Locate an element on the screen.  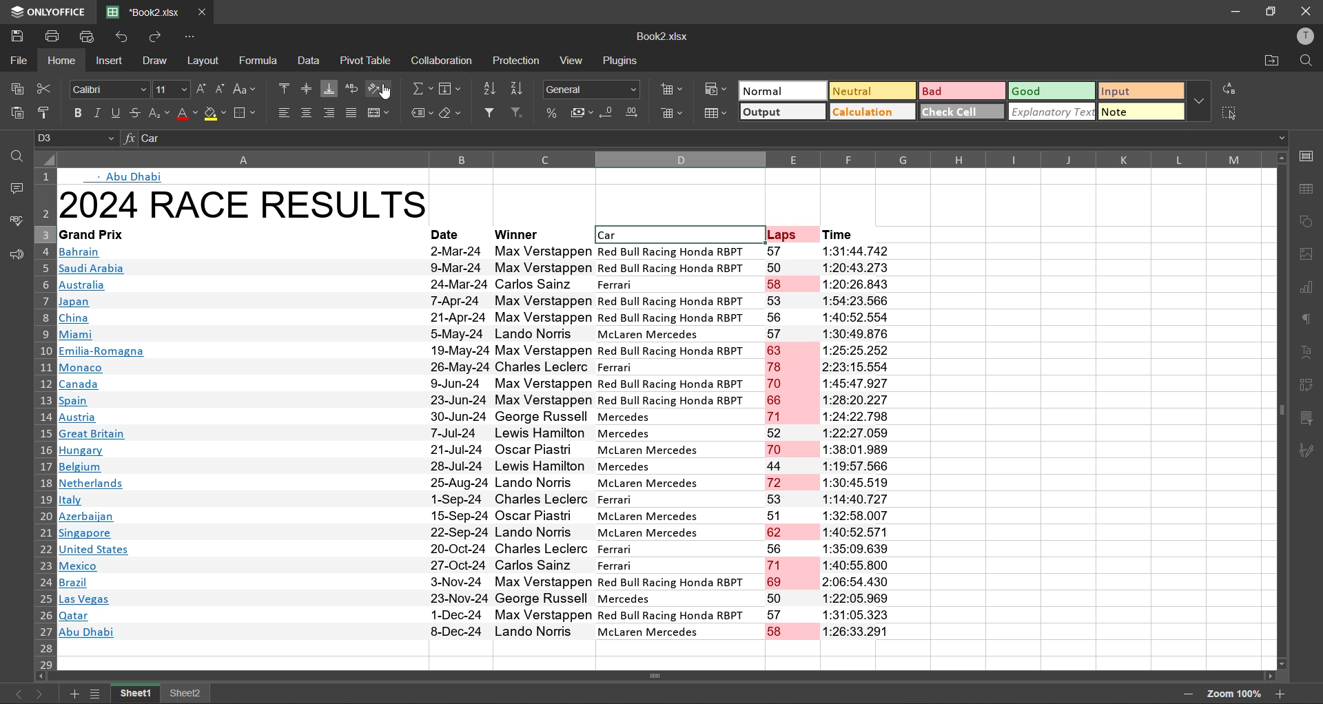
save is located at coordinates (17, 37).